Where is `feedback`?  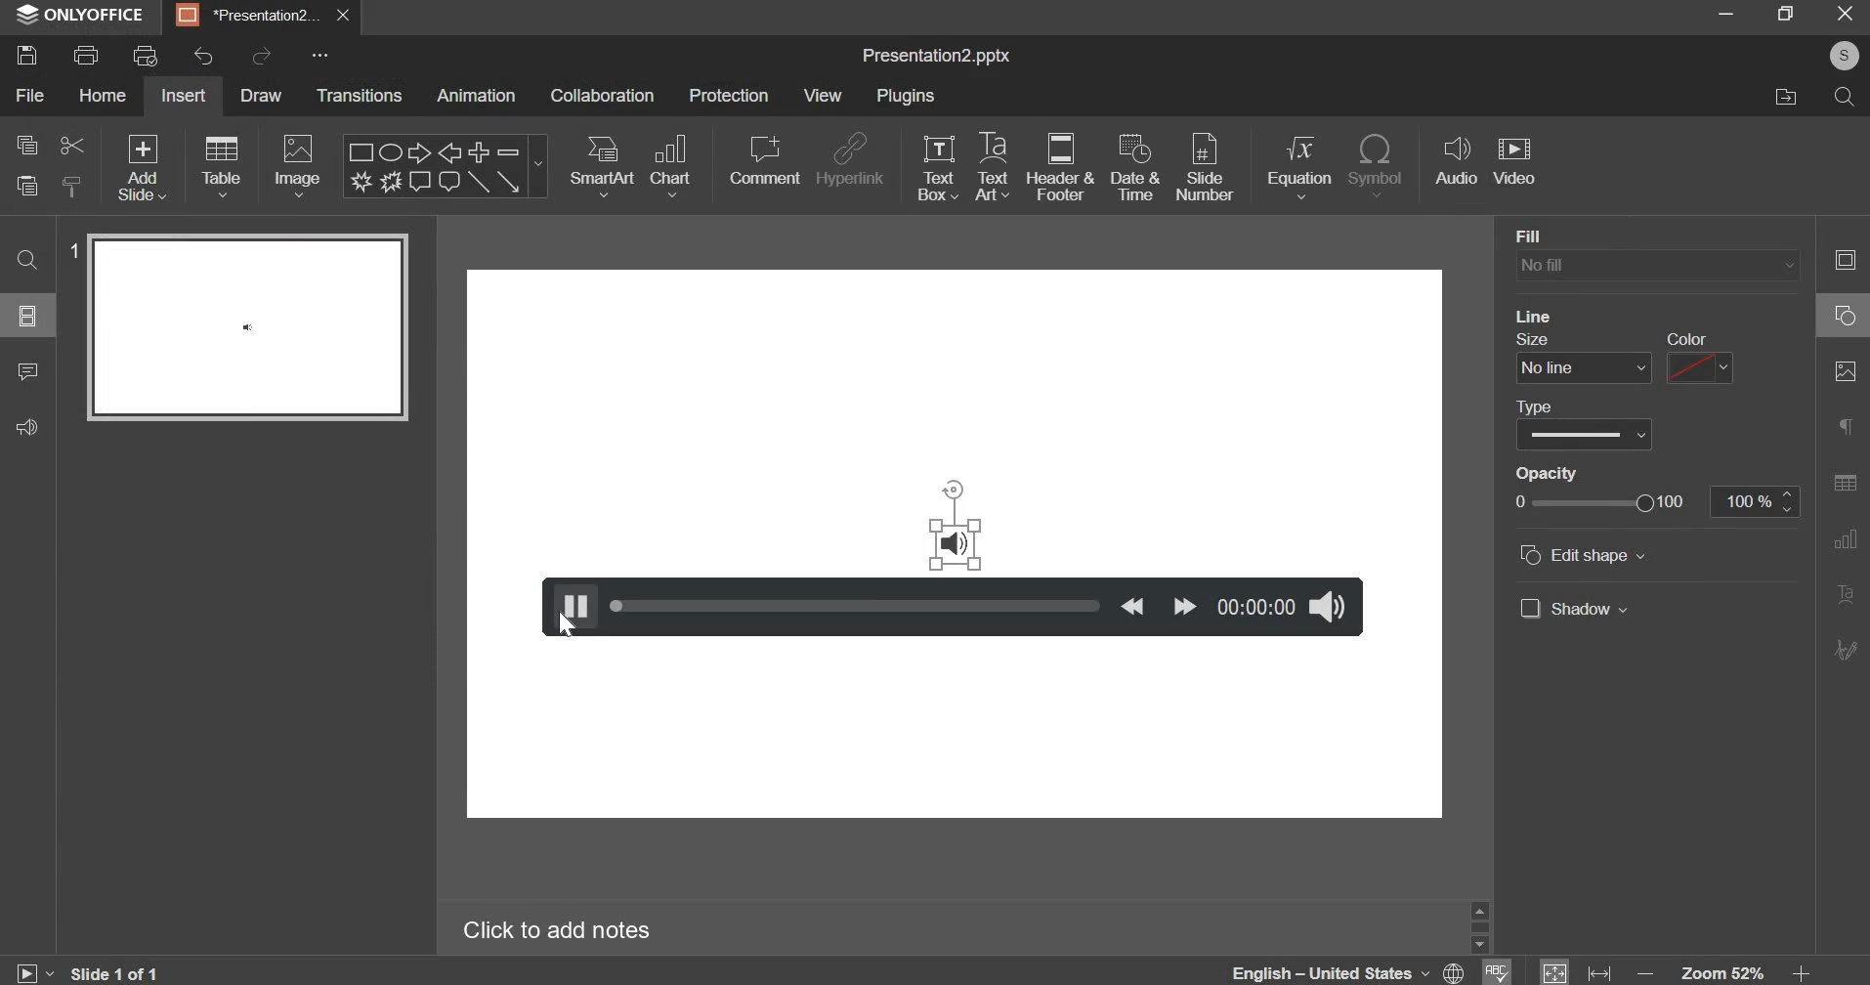
feedback is located at coordinates (34, 428).